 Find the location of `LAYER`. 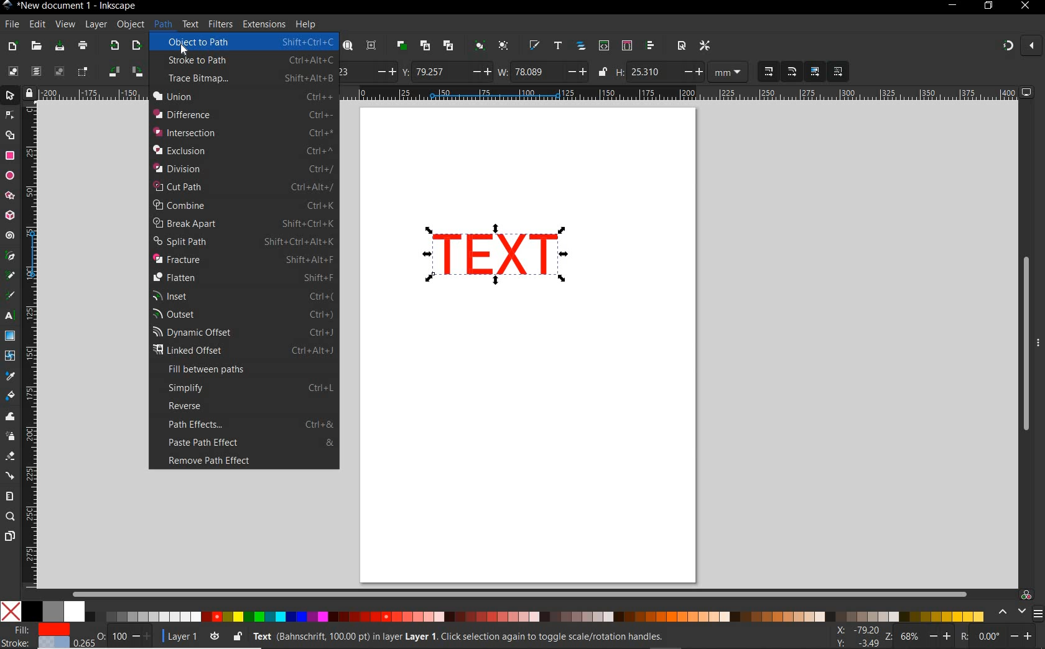

LAYER is located at coordinates (96, 24).